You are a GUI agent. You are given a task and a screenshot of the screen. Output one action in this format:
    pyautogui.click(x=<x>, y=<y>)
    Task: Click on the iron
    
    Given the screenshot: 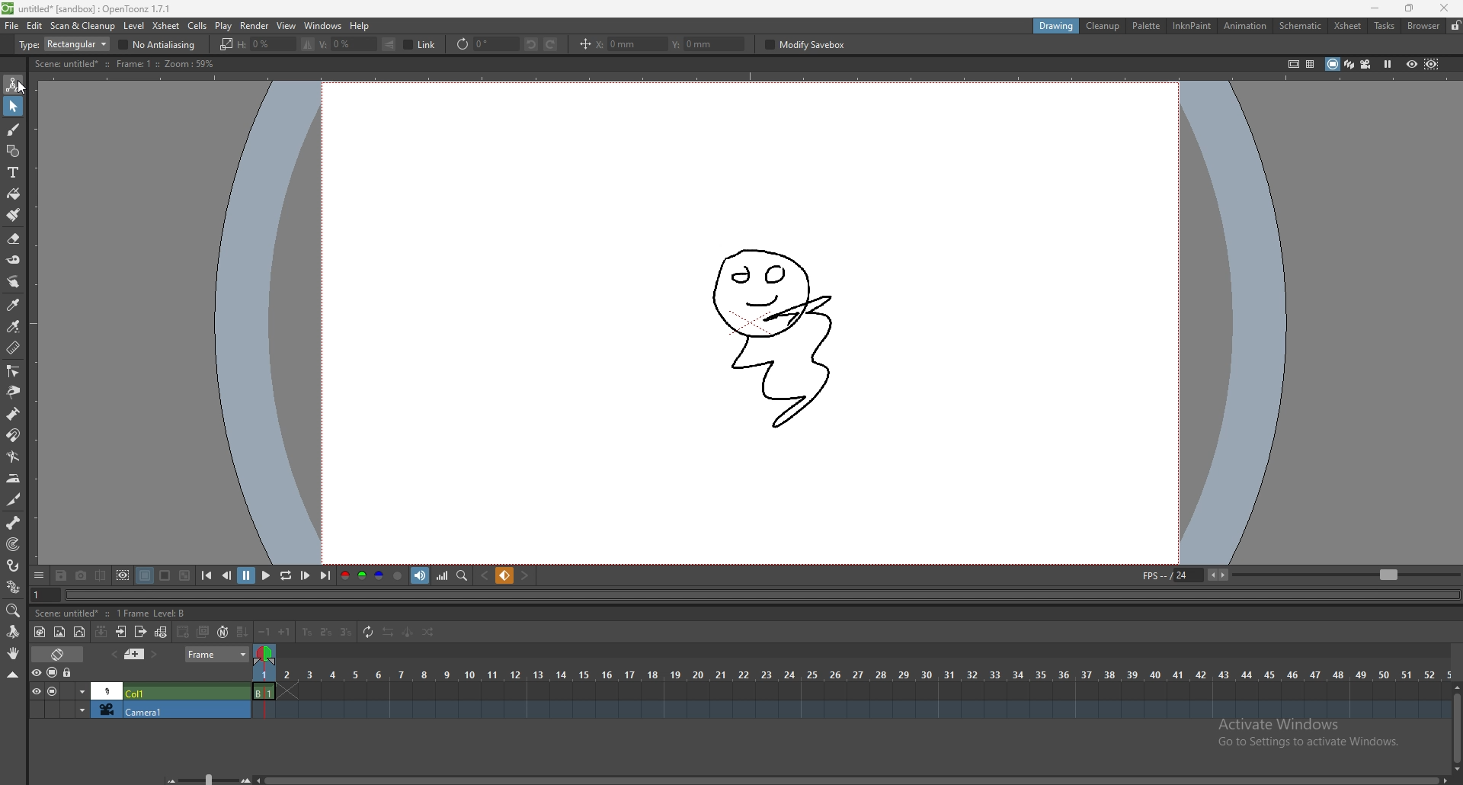 What is the action you would take?
    pyautogui.click(x=14, y=478)
    